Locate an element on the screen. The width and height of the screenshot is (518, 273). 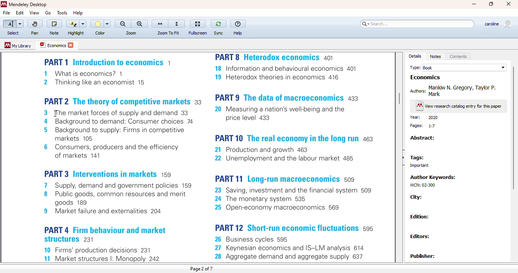
Note is located at coordinates (54, 34).